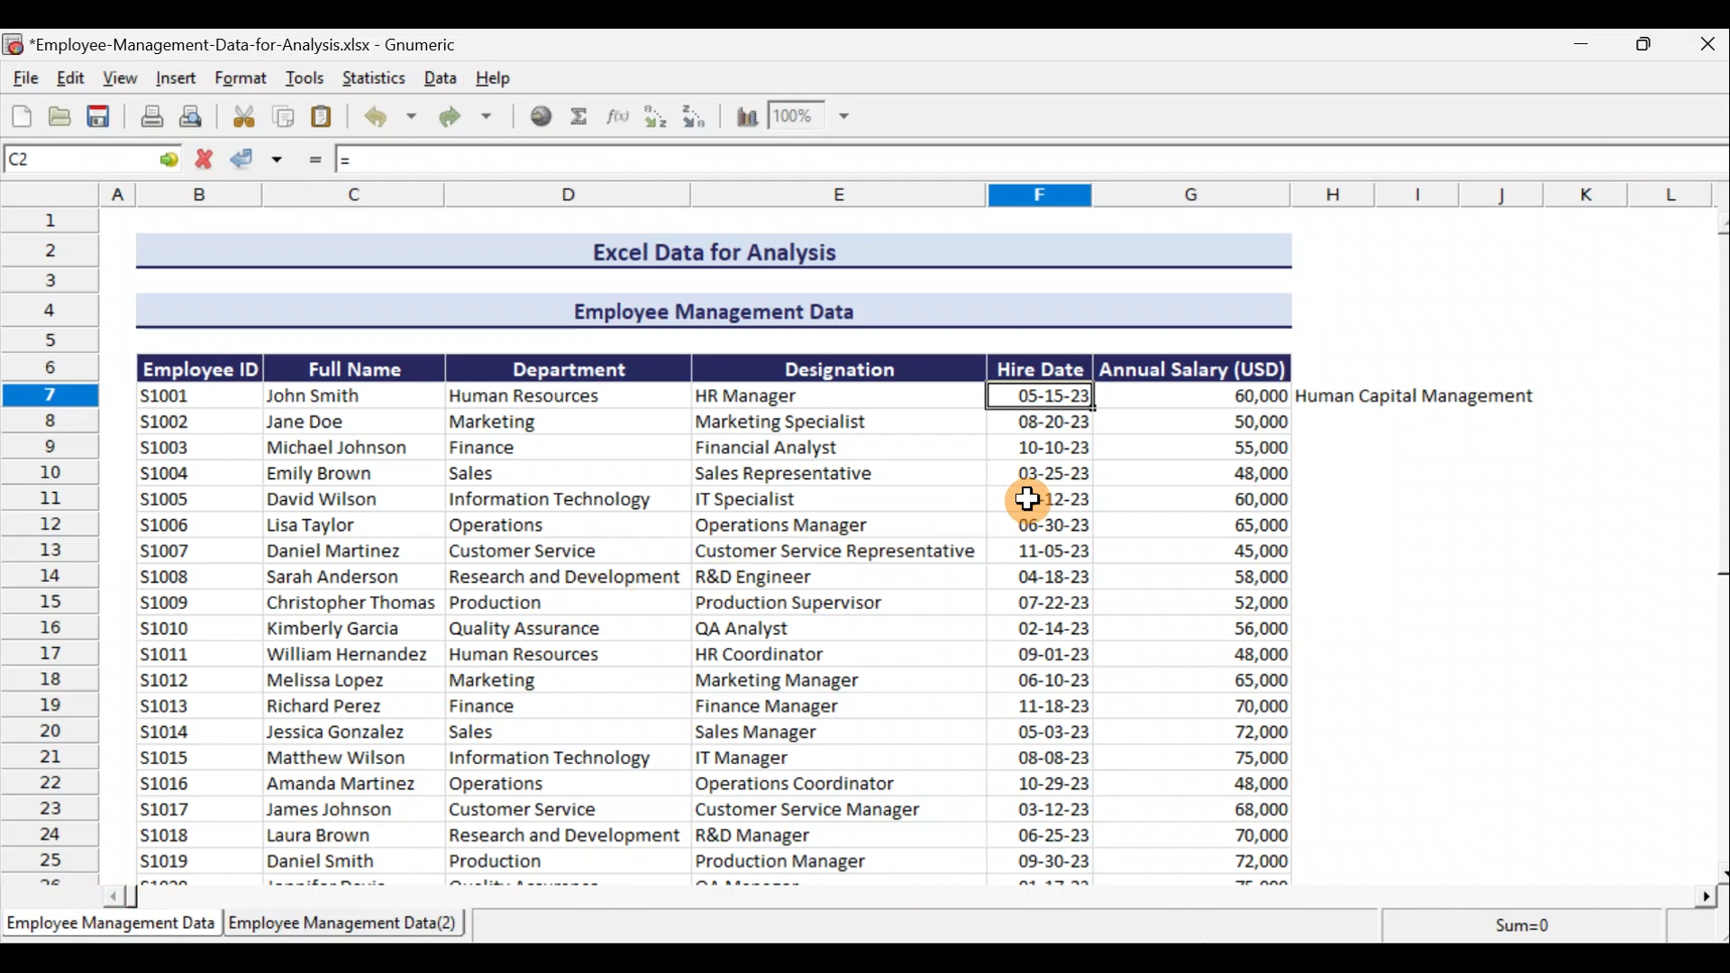 The image size is (1730, 973). I want to click on Edit, so click(69, 77).